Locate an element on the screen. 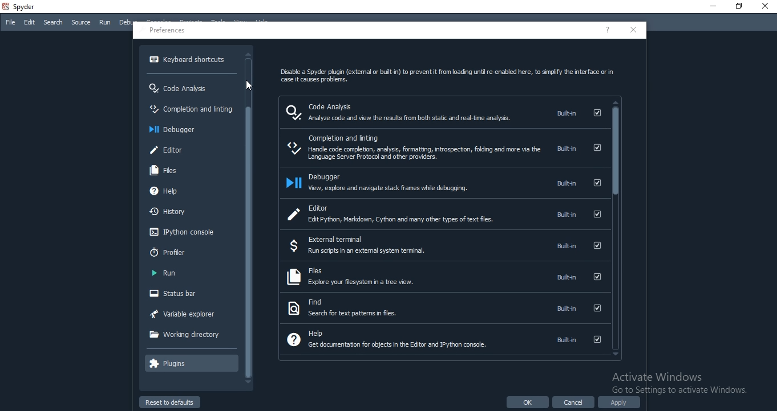 This screenshot has width=777, height=411. Profiler is located at coordinates (169, 252).